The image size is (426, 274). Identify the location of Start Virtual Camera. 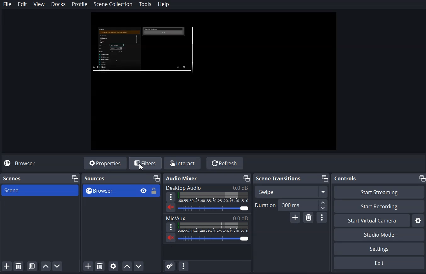
(372, 220).